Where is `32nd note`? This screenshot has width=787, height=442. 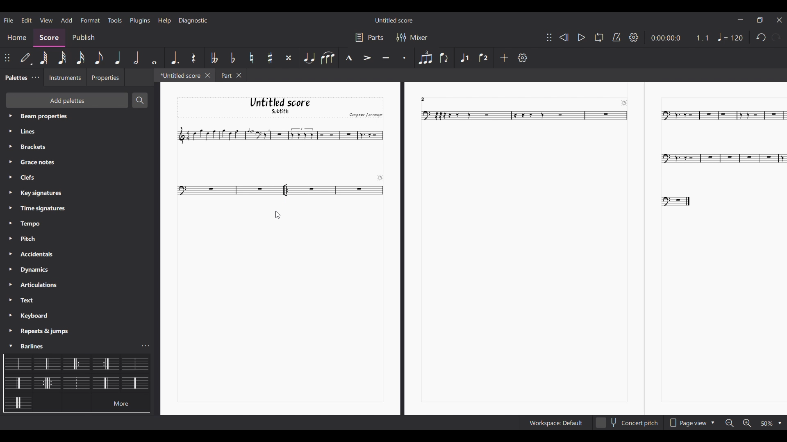 32nd note is located at coordinates (62, 58).